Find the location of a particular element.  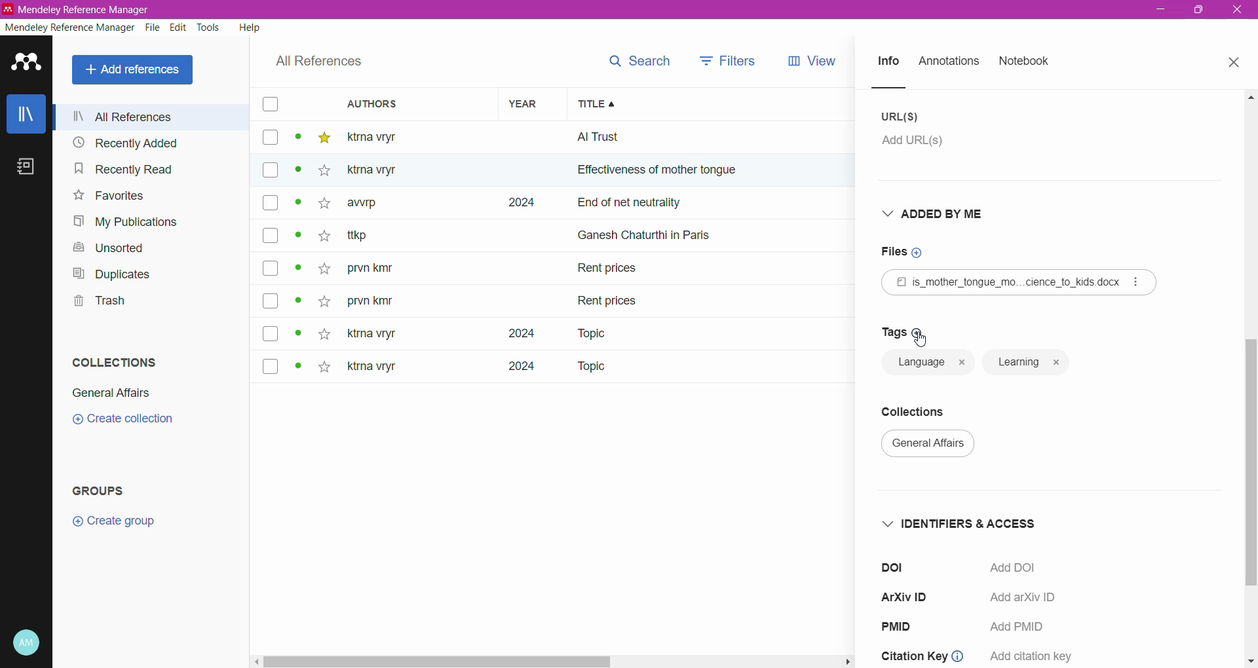

star is located at coordinates (324, 369).